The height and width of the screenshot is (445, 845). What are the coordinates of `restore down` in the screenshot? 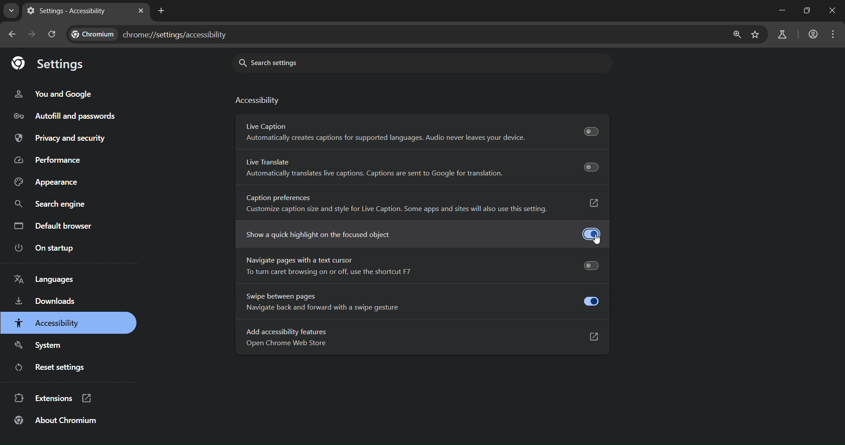 It's located at (806, 10).